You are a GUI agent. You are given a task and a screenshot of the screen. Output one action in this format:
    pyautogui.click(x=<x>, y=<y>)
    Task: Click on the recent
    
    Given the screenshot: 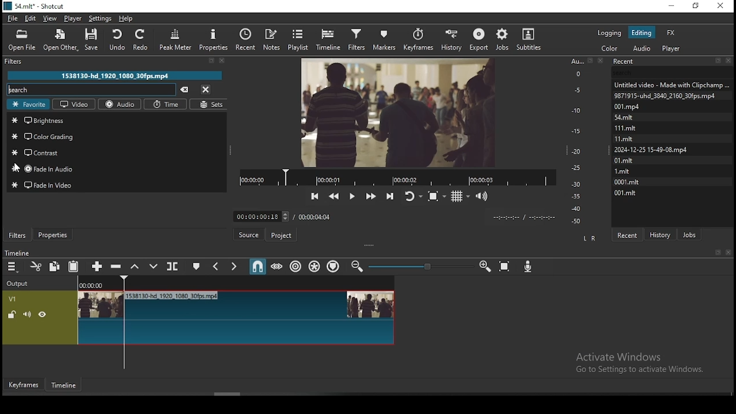 What is the action you would take?
    pyautogui.click(x=628, y=235)
    